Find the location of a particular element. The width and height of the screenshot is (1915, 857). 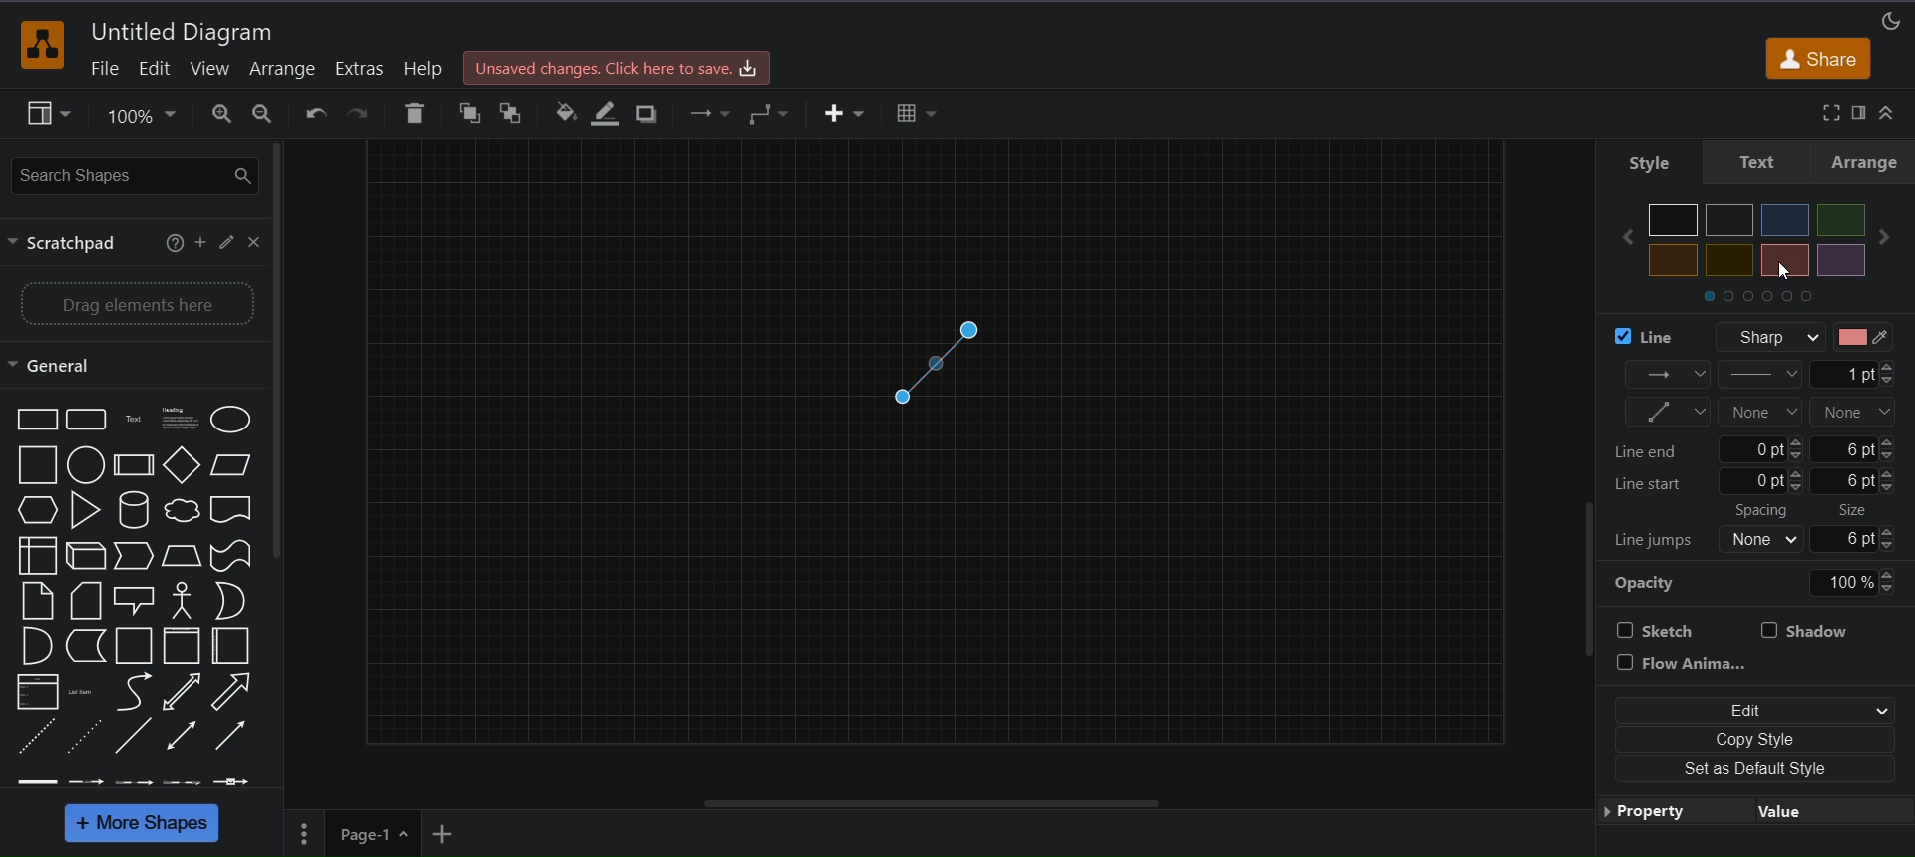

line color is located at coordinates (608, 111).